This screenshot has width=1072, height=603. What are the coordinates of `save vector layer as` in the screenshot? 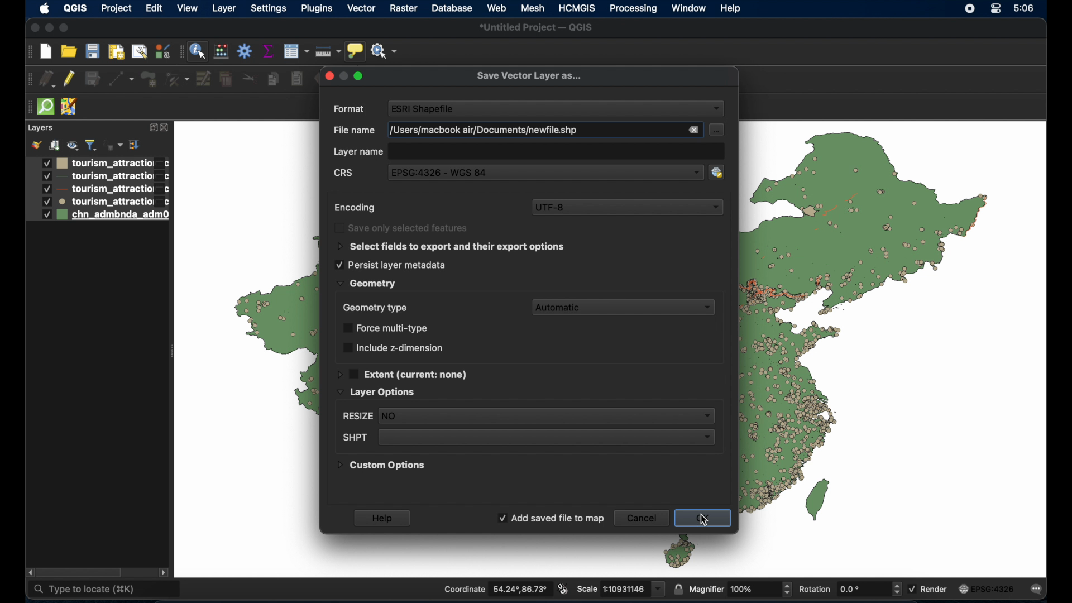 It's located at (529, 76).